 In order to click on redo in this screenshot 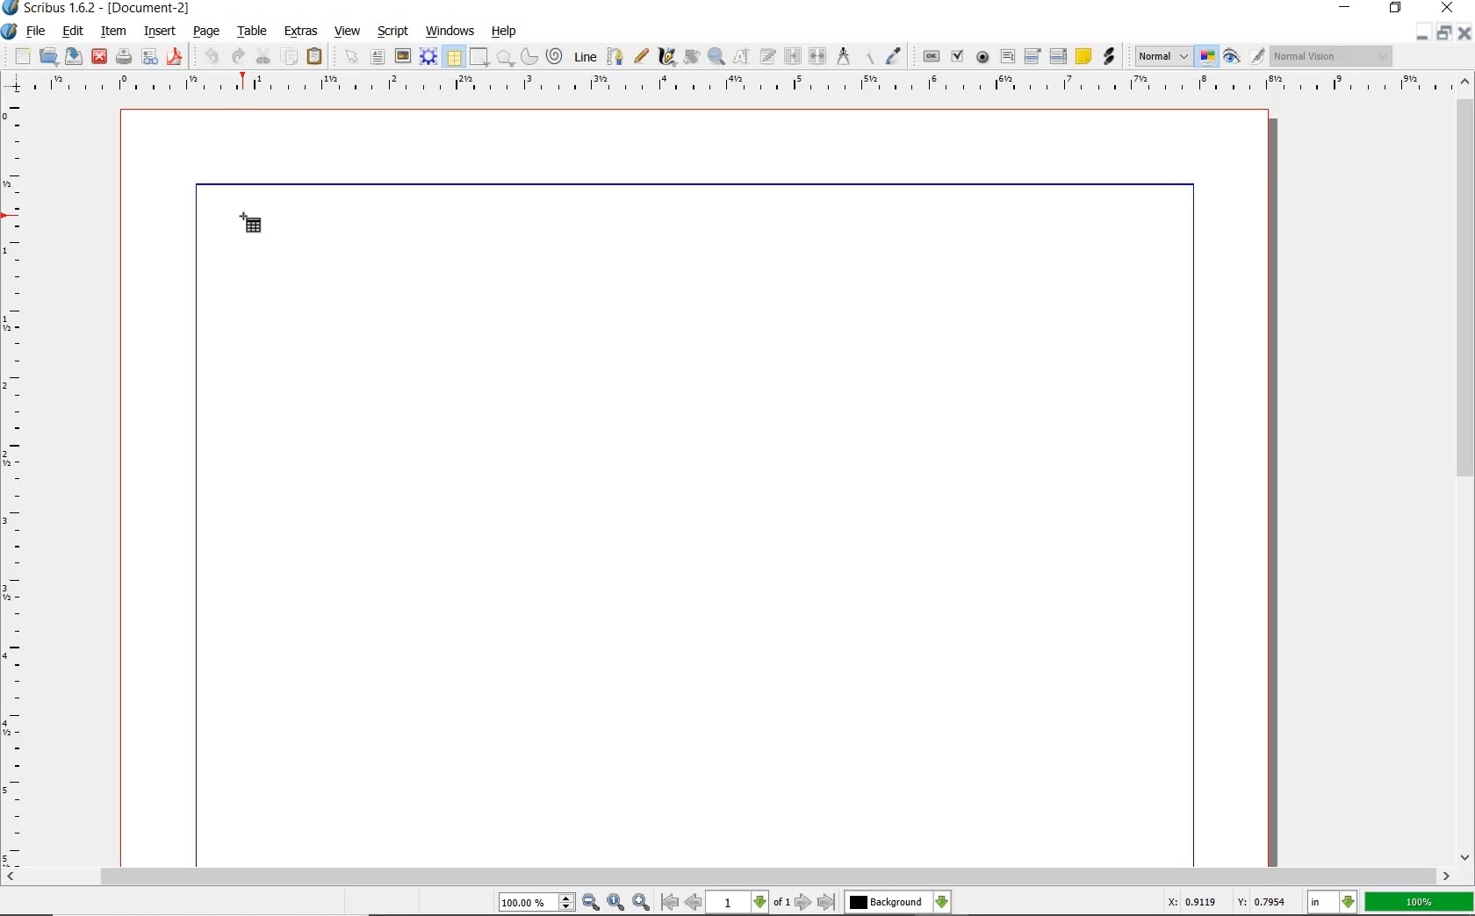, I will do `click(235, 55)`.